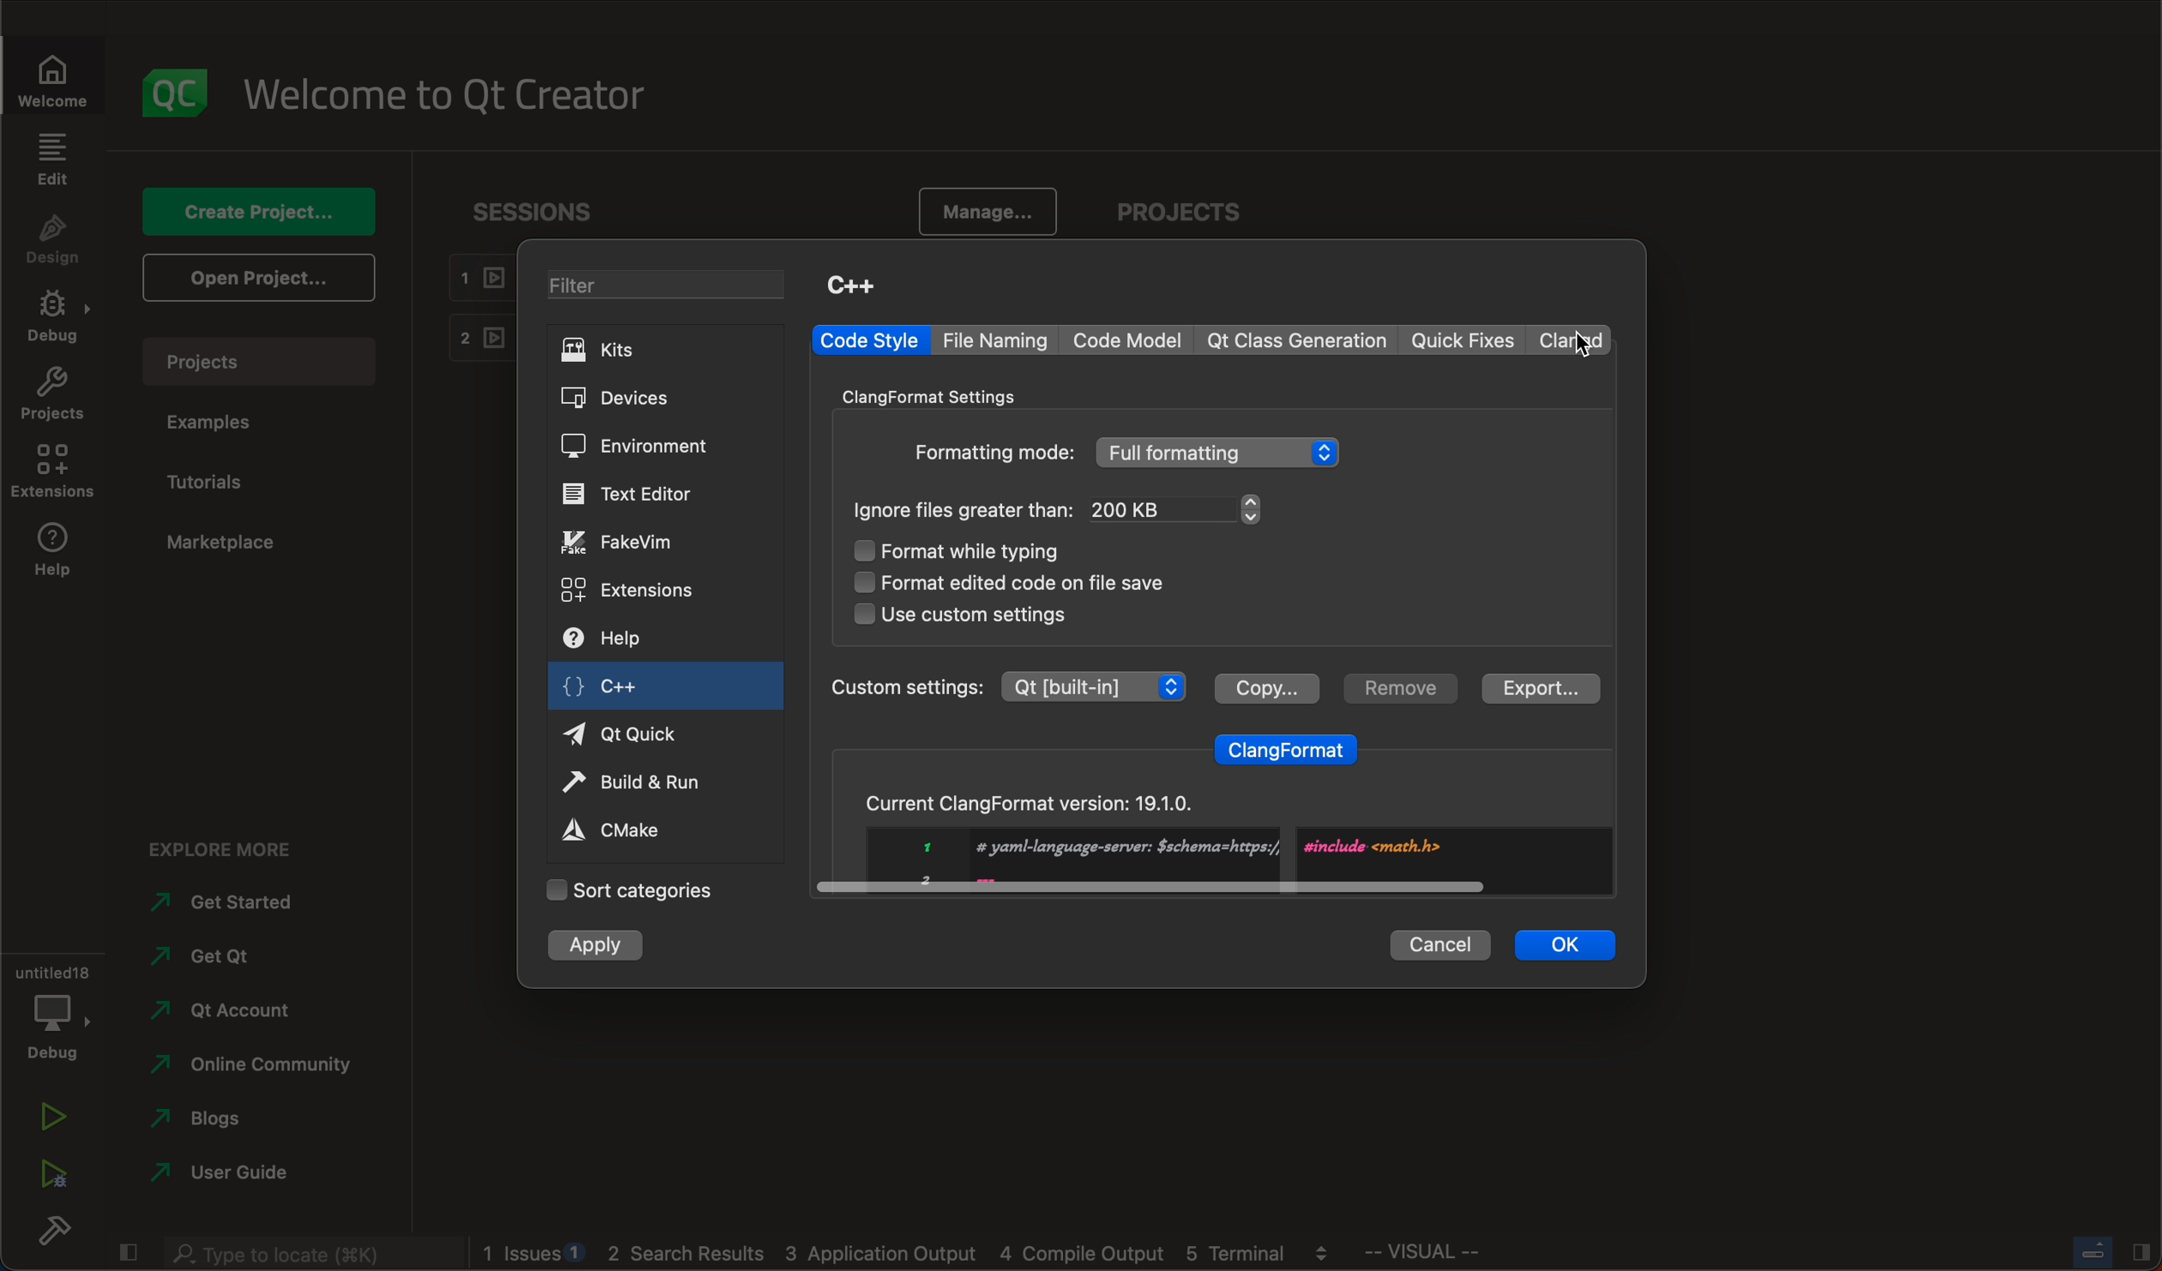 This screenshot has width=2162, height=1271. I want to click on FILTER, so click(662, 287).